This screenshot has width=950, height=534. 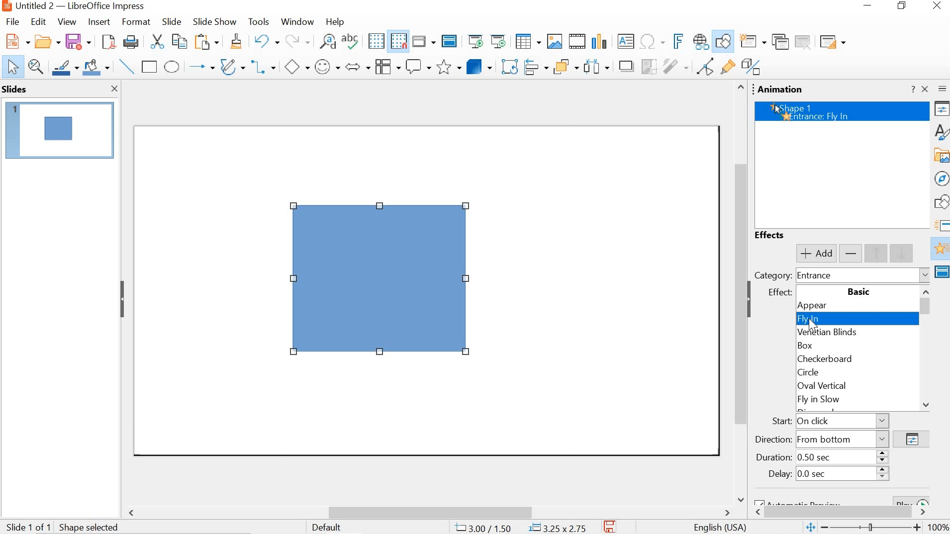 I want to click on start from current slide, so click(x=499, y=41).